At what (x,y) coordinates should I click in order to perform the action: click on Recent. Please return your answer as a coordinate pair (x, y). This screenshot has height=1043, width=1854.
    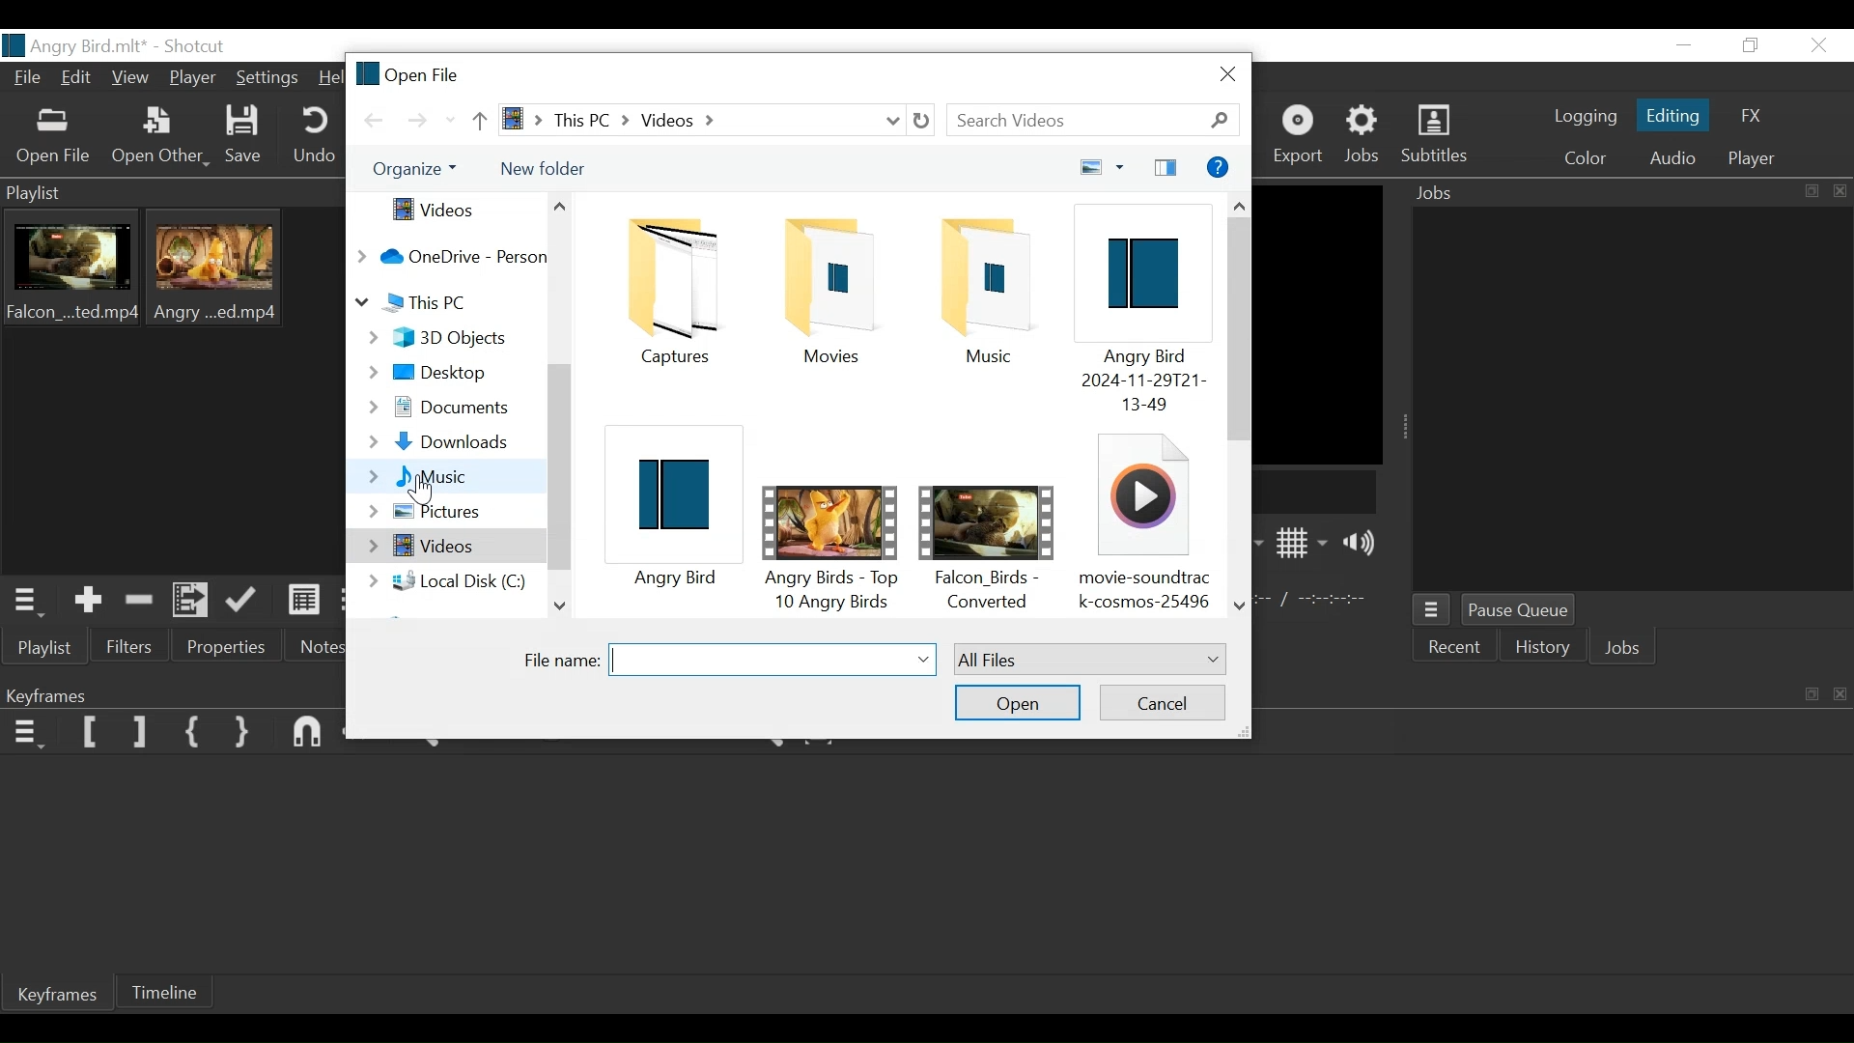
    Looking at the image, I should click on (1457, 649).